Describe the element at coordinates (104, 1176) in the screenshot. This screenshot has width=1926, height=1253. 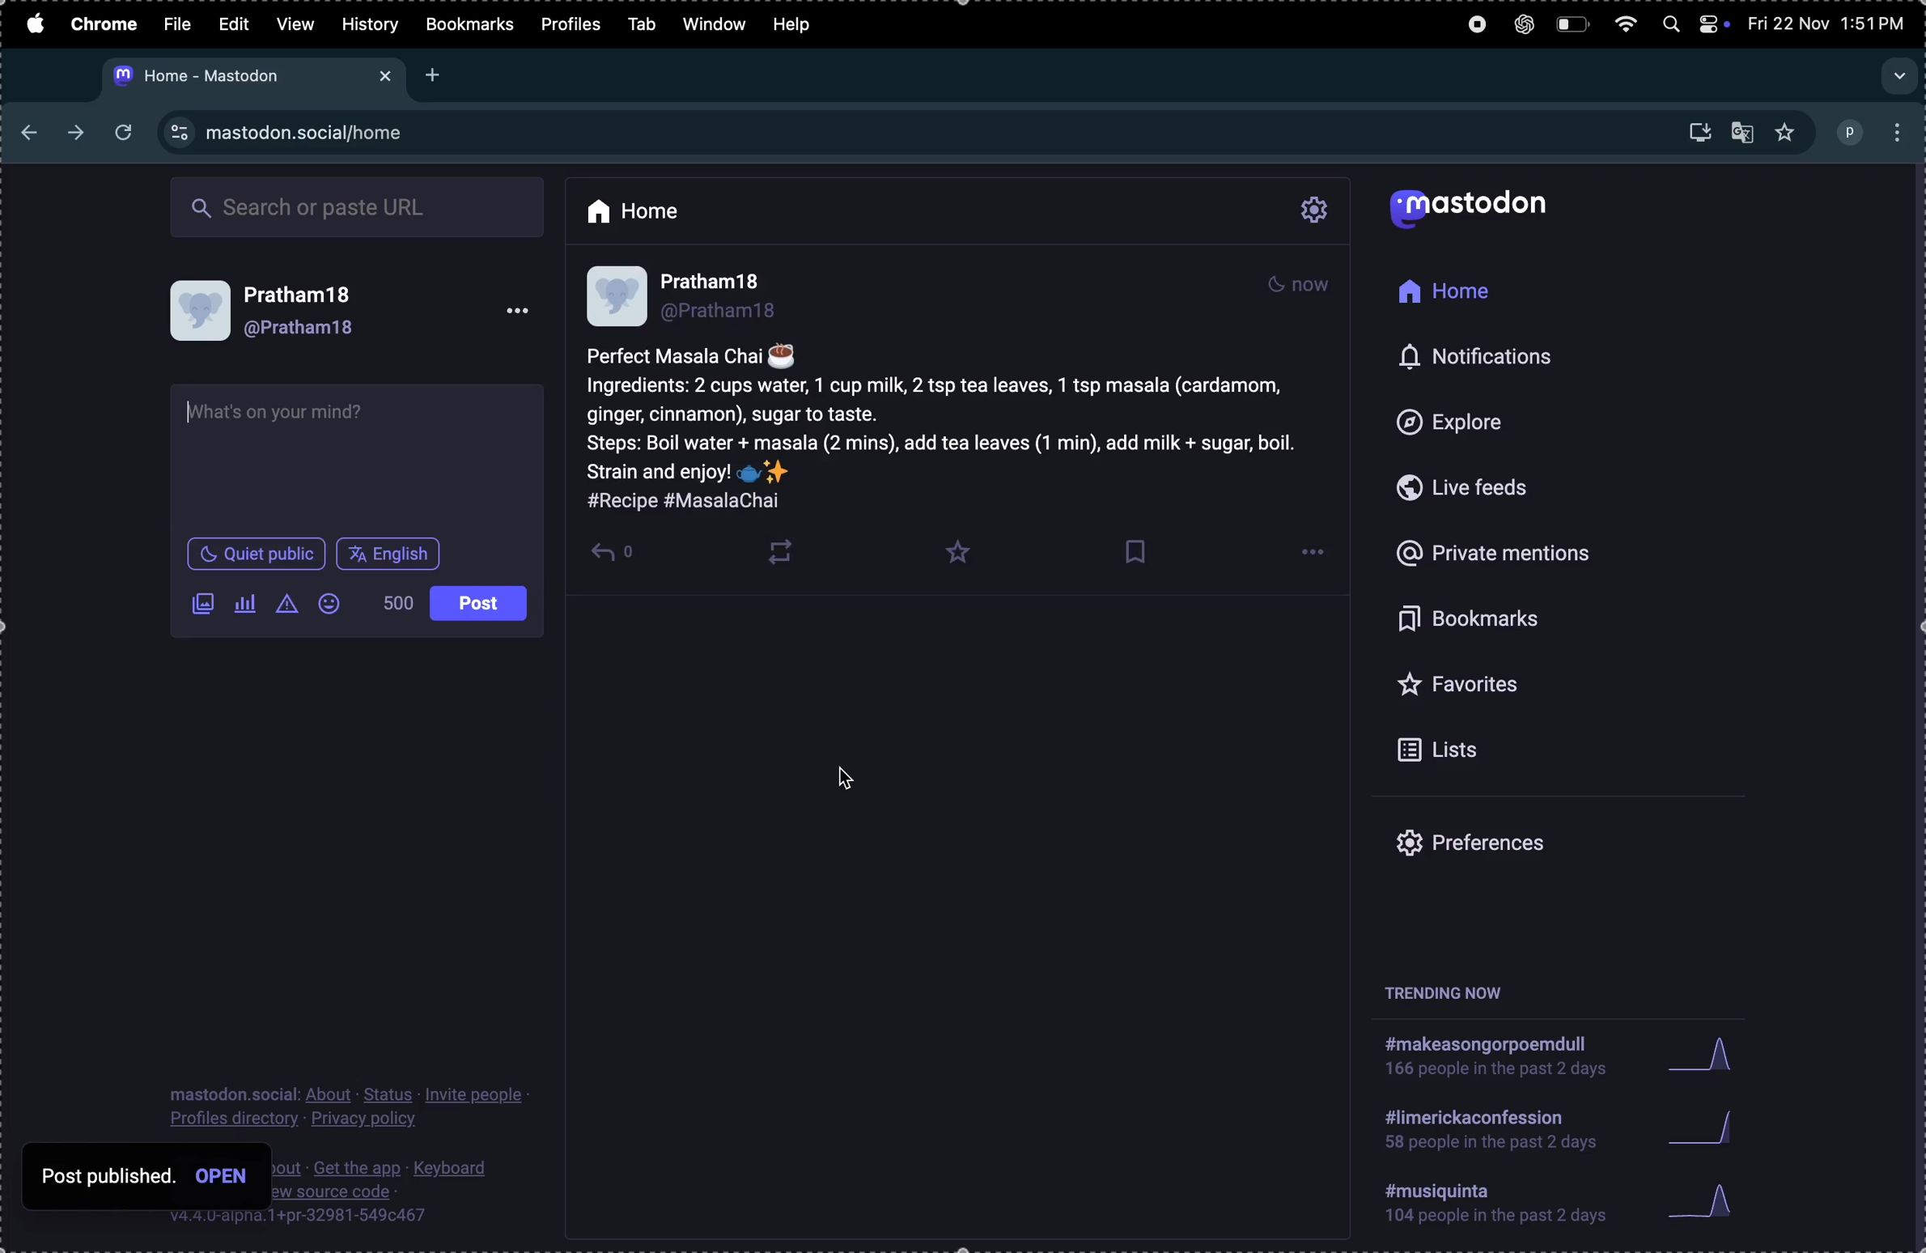
I see `post published` at that location.